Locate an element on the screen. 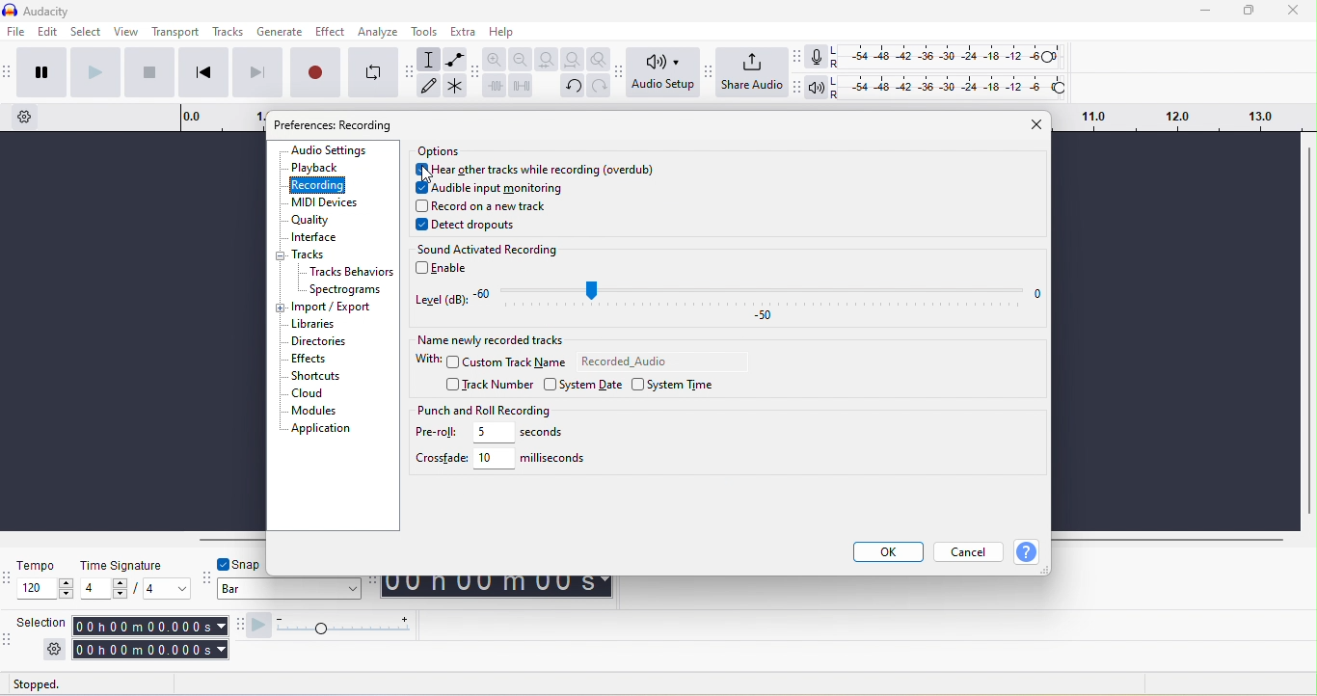 Image resolution: width=1317 pixels, height=696 pixels. edit is located at coordinates (47, 31).